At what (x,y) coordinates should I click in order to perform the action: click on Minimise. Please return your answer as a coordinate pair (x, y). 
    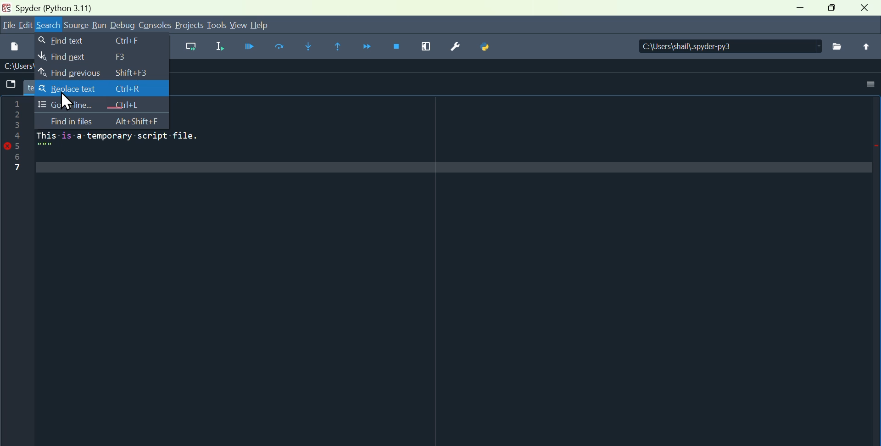
    Looking at the image, I should click on (803, 9).